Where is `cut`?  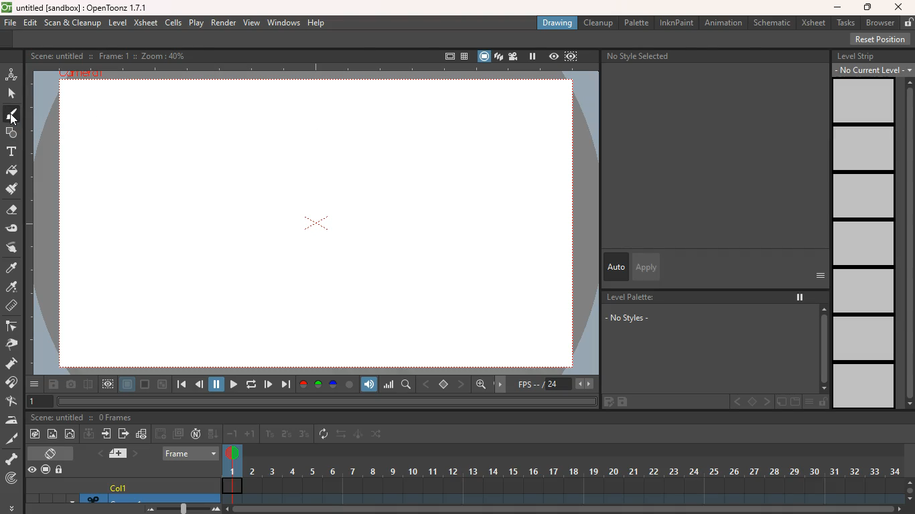
cut is located at coordinates (10, 438).